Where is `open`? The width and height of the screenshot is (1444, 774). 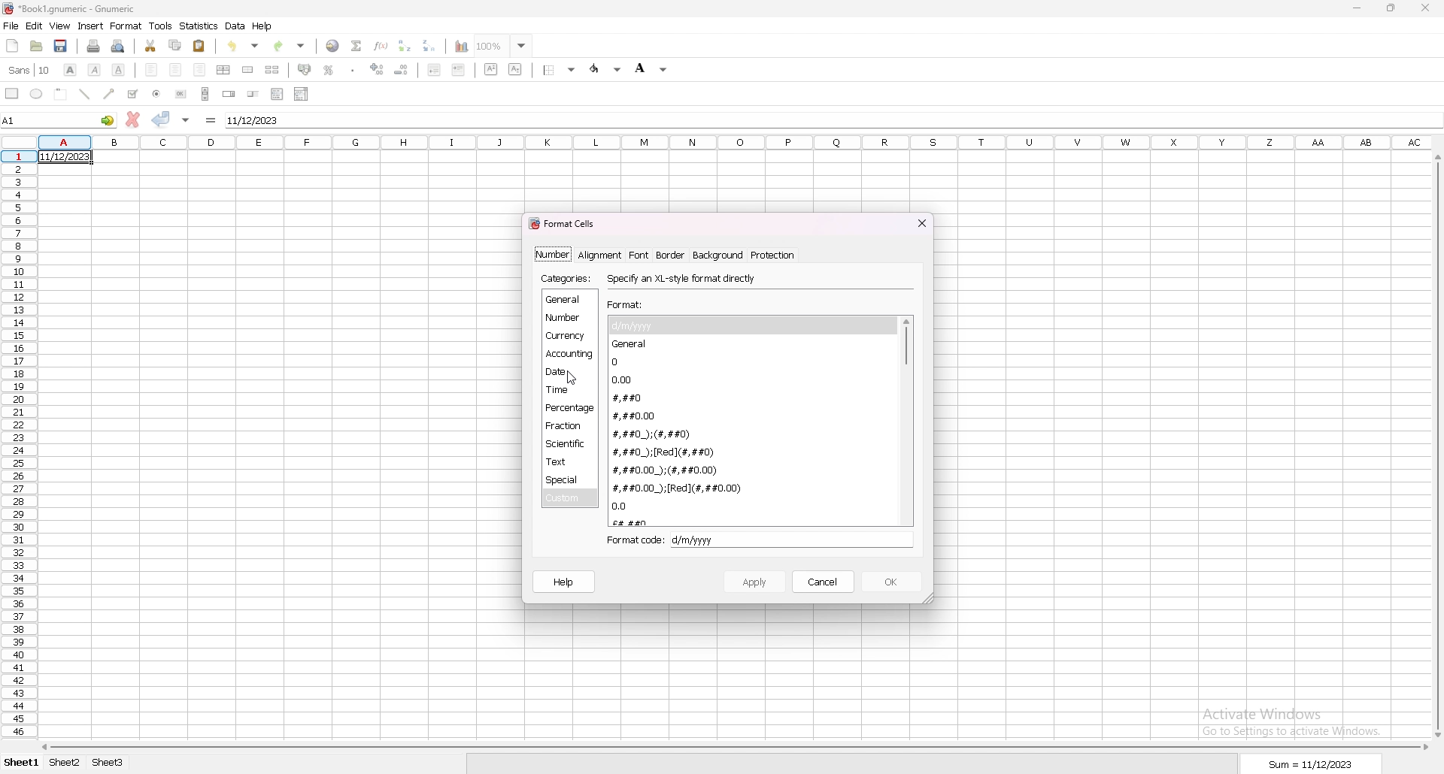 open is located at coordinates (36, 45).